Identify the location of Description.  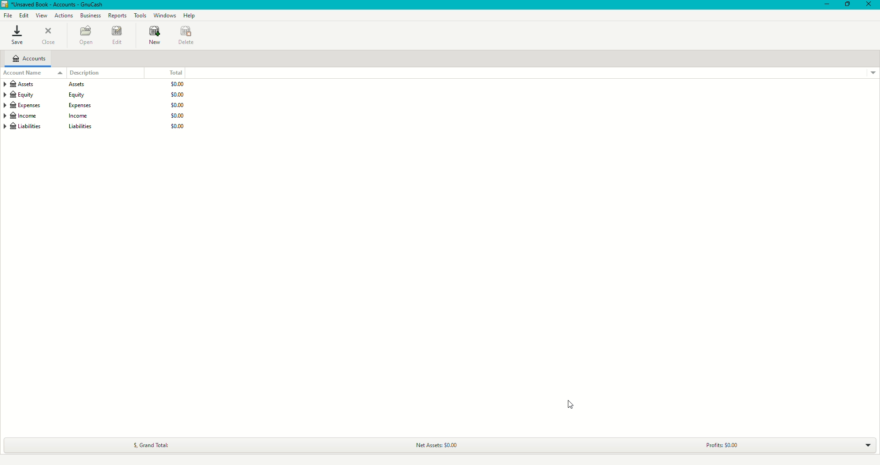
(80, 73).